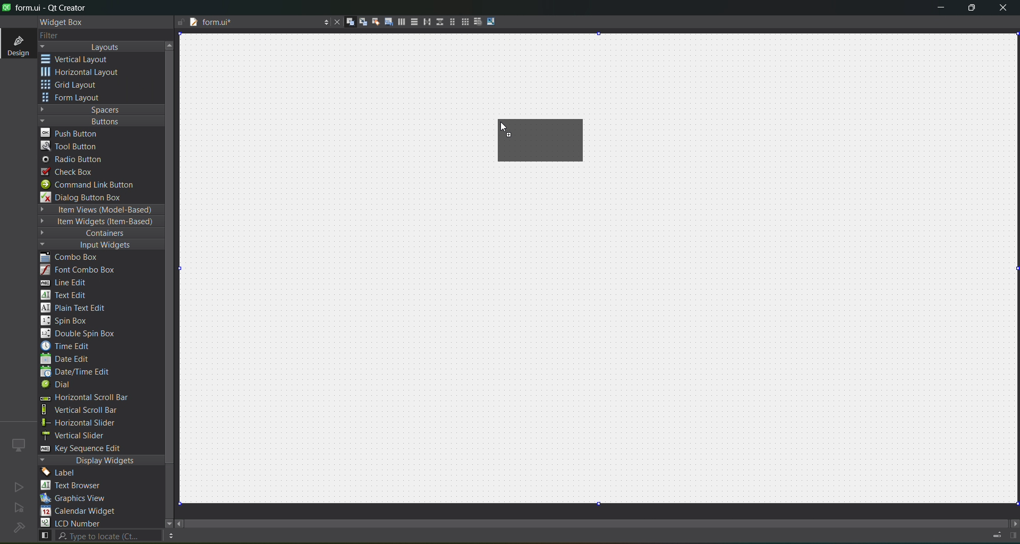 This screenshot has height=544, width=1020. Describe the element at coordinates (411, 21) in the screenshot. I see `layout vertically` at that location.